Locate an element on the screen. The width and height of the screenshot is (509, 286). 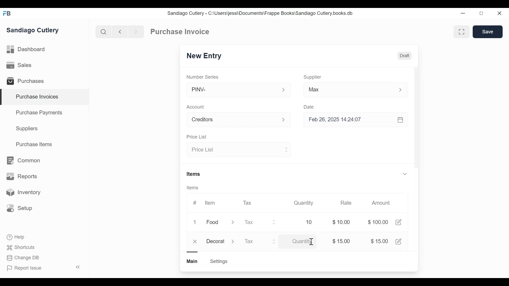
Minimize is located at coordinates (462, 14).